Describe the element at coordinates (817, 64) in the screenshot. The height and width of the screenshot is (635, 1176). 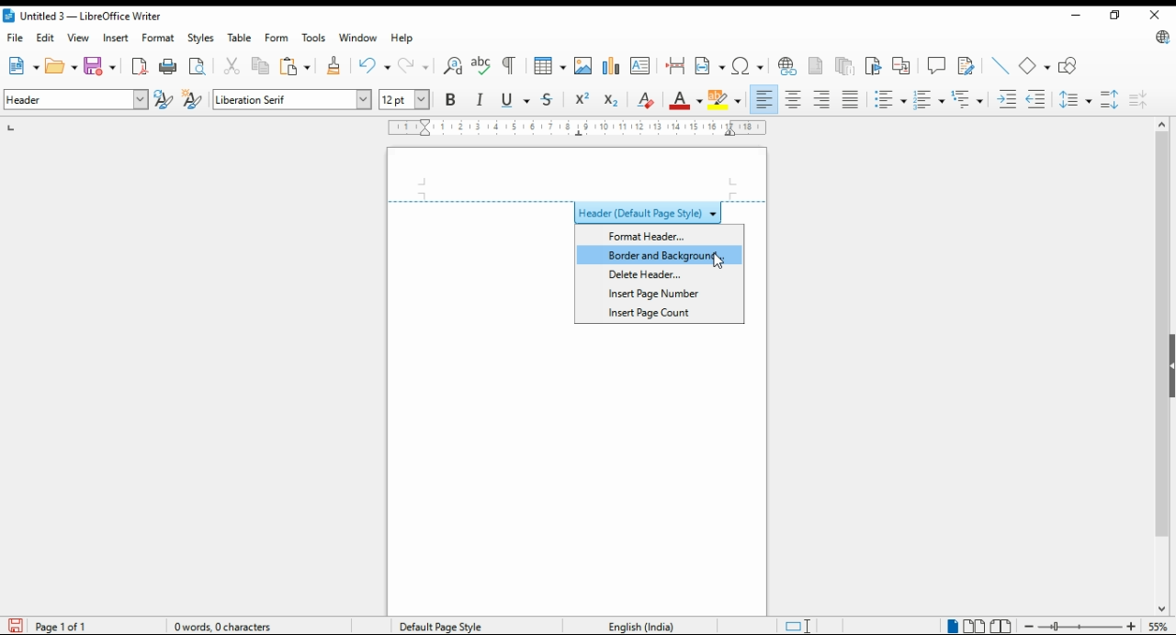
I see `insert footnote` at that location.